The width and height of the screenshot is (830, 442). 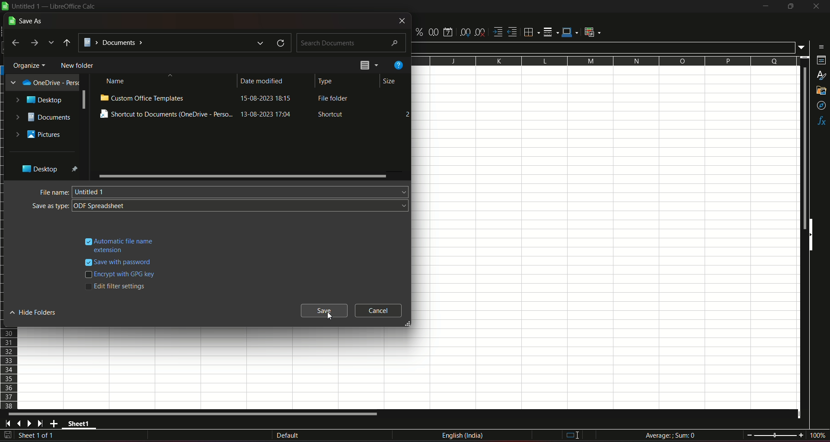 I want to click on date modified, so click(x=263, y=82).